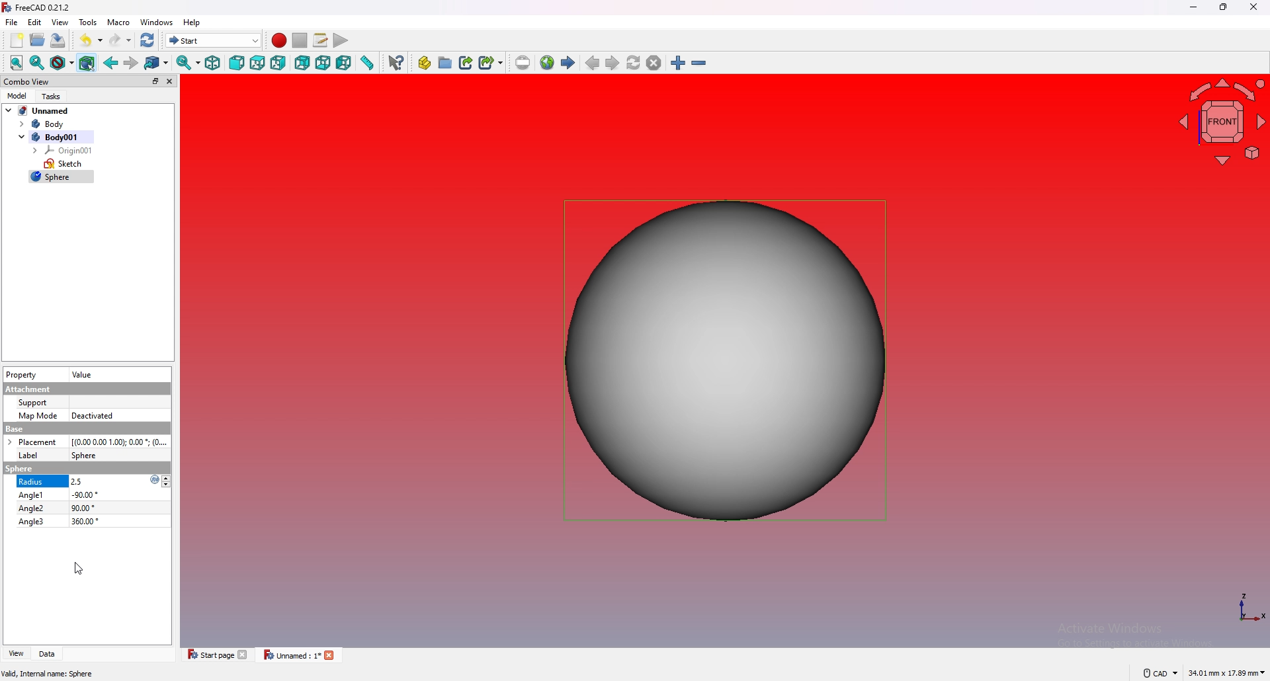 This screenshot has height=681, width=1270. What do you see at coordinates (38, 415) in the screenshot?
I see `map mode` at bounding box center [38, 415].